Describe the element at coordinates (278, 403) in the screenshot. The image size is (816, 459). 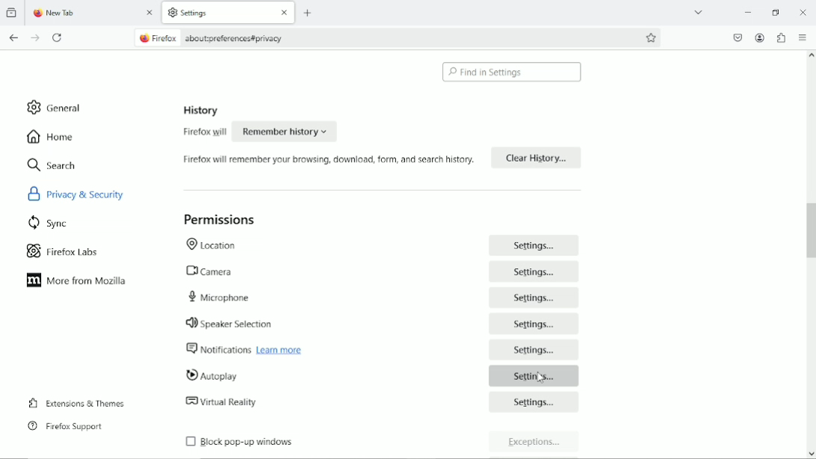
I see `virtual reality` at that location.